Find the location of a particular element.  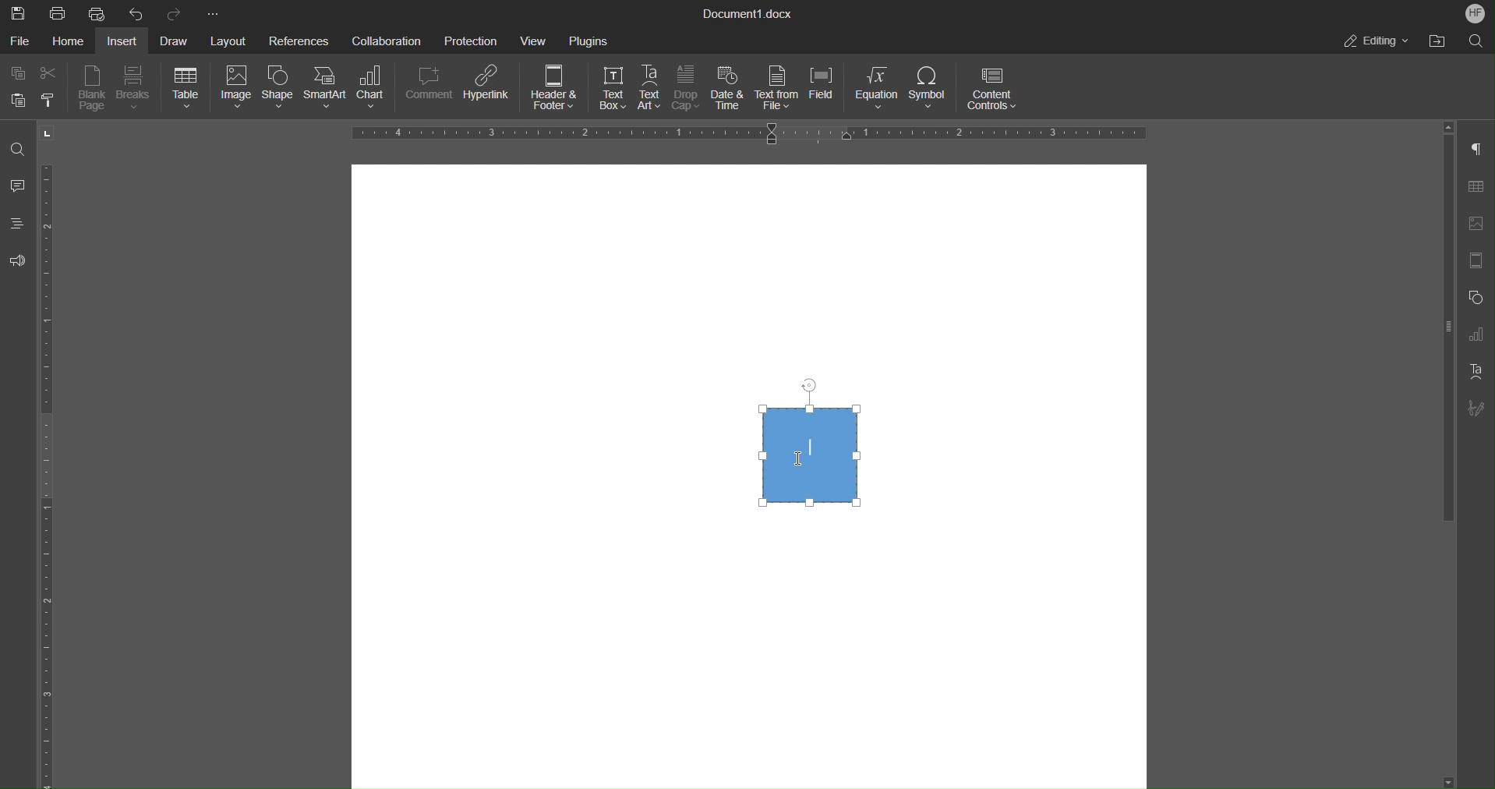

Content Controls is located at coordinates (995, 90).